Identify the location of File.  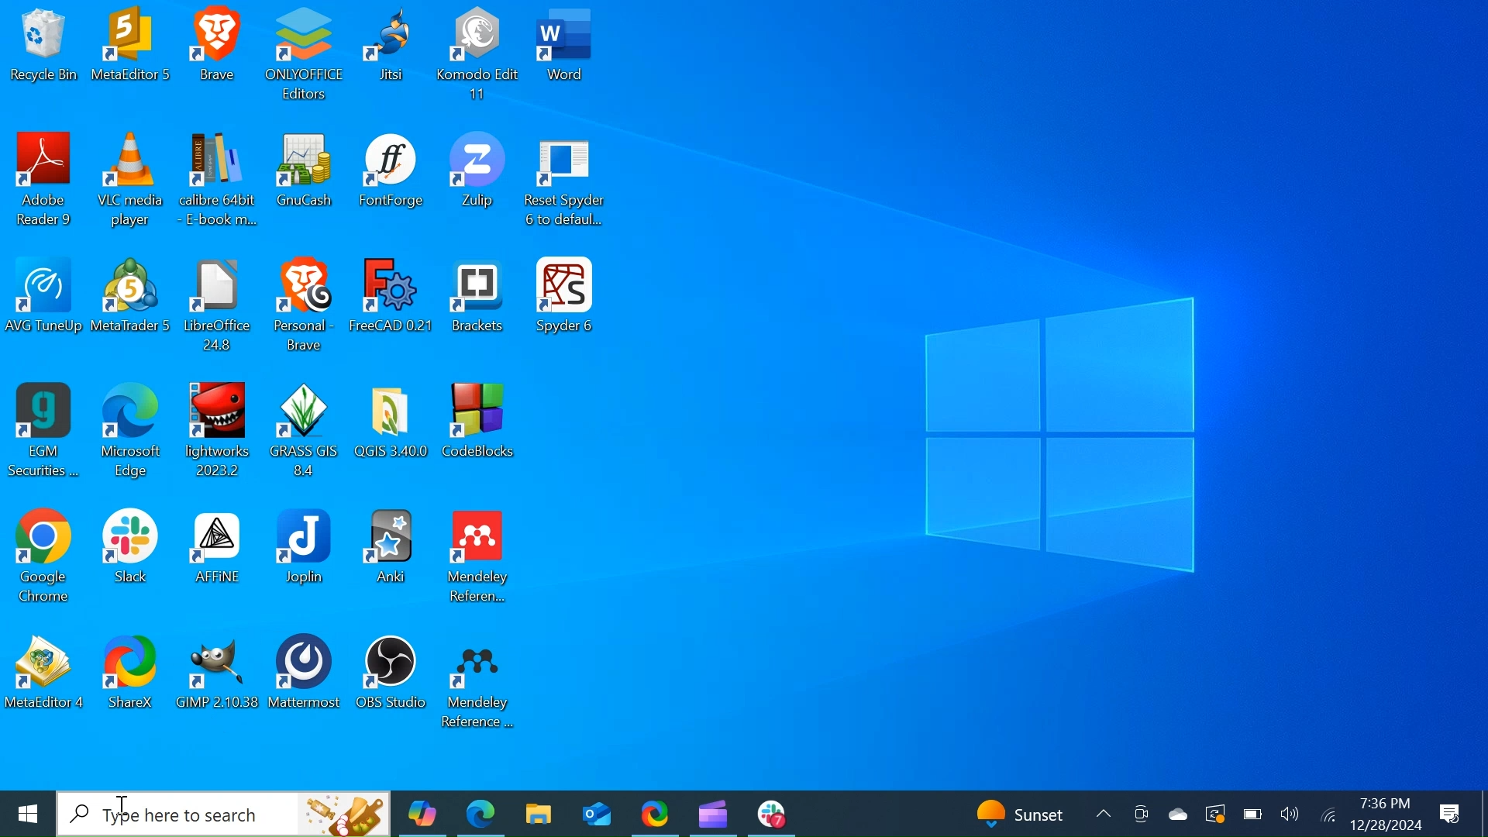
(218, 306).